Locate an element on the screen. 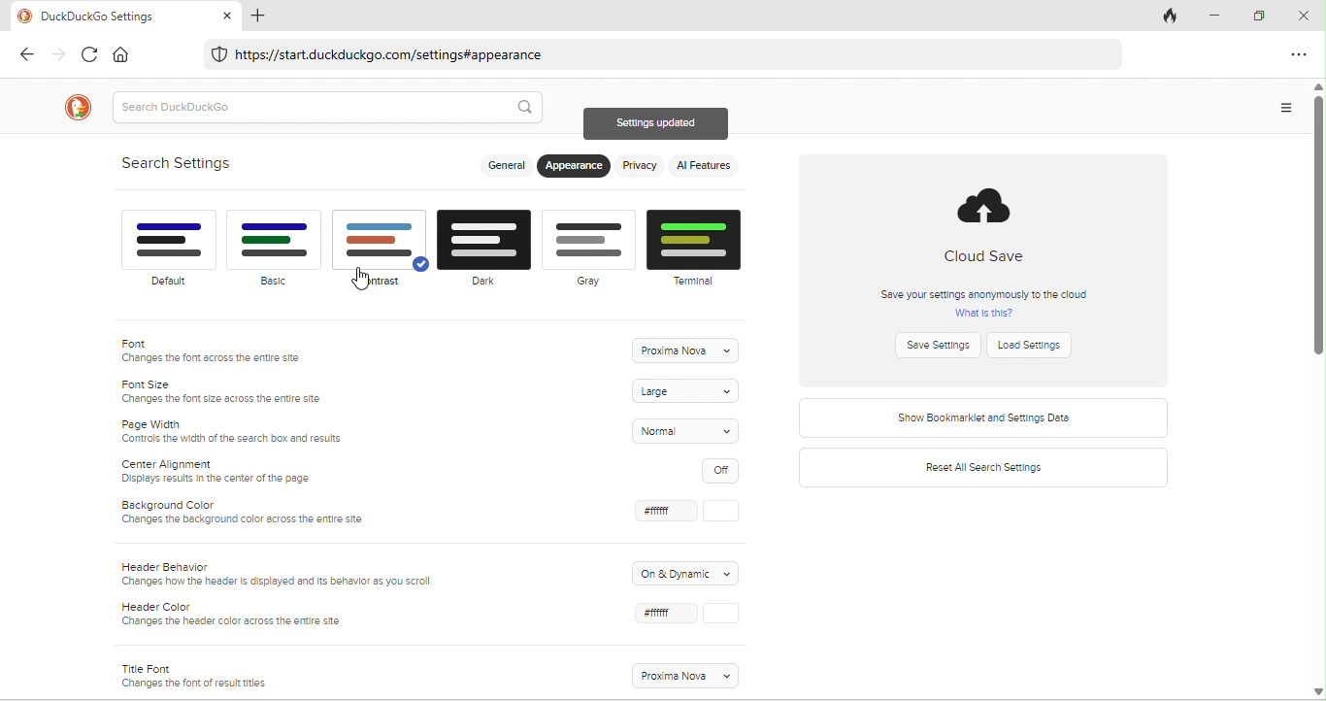 The image size is (1326, 701). background color is located at coordinates (255, 517).